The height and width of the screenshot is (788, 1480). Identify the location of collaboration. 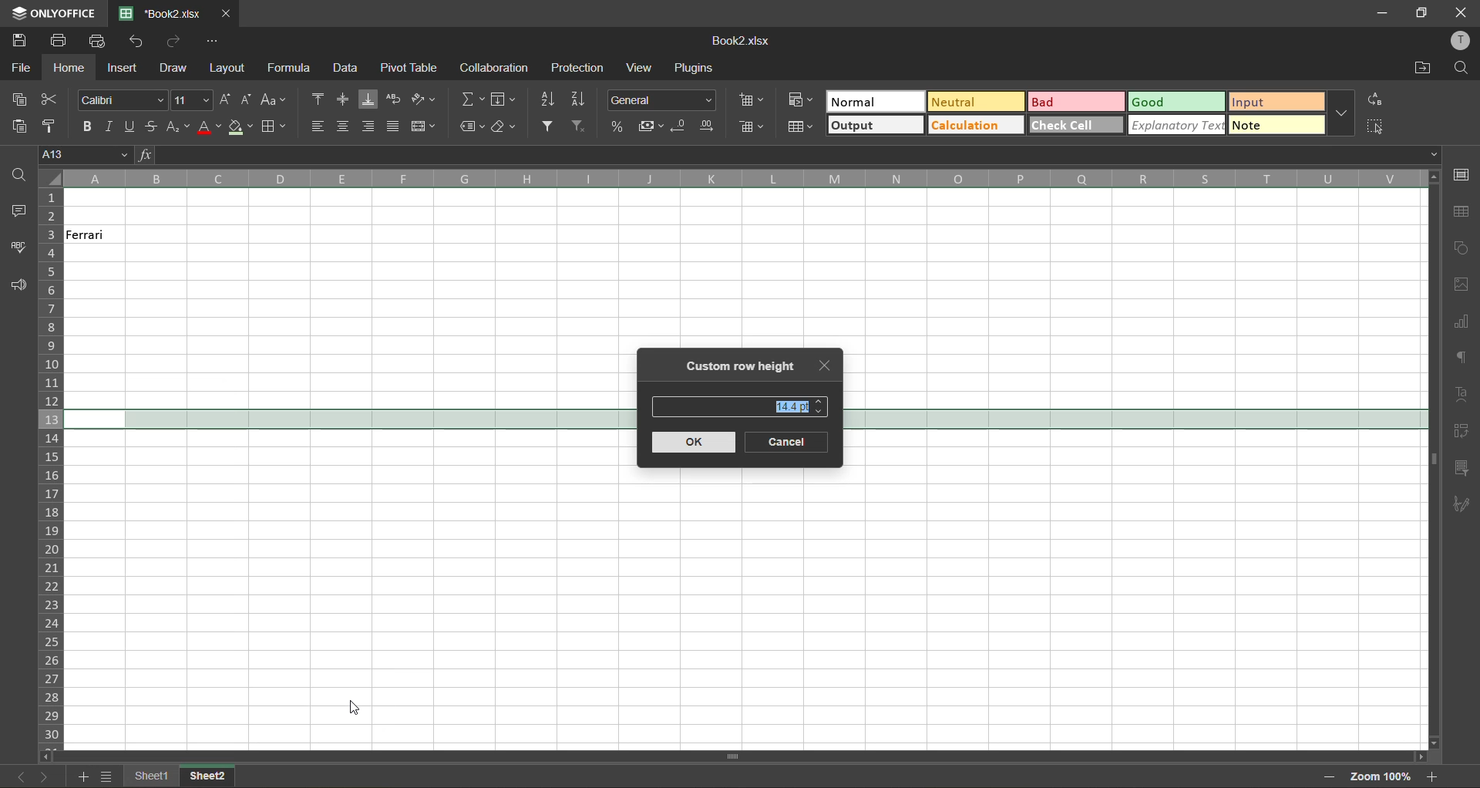
(493, 66).